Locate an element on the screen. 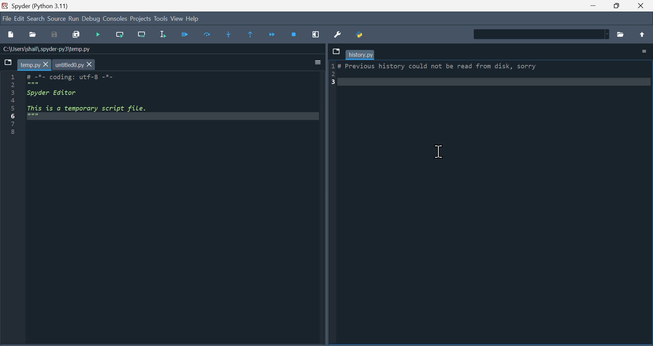  view is located at coordinates (177, 18).